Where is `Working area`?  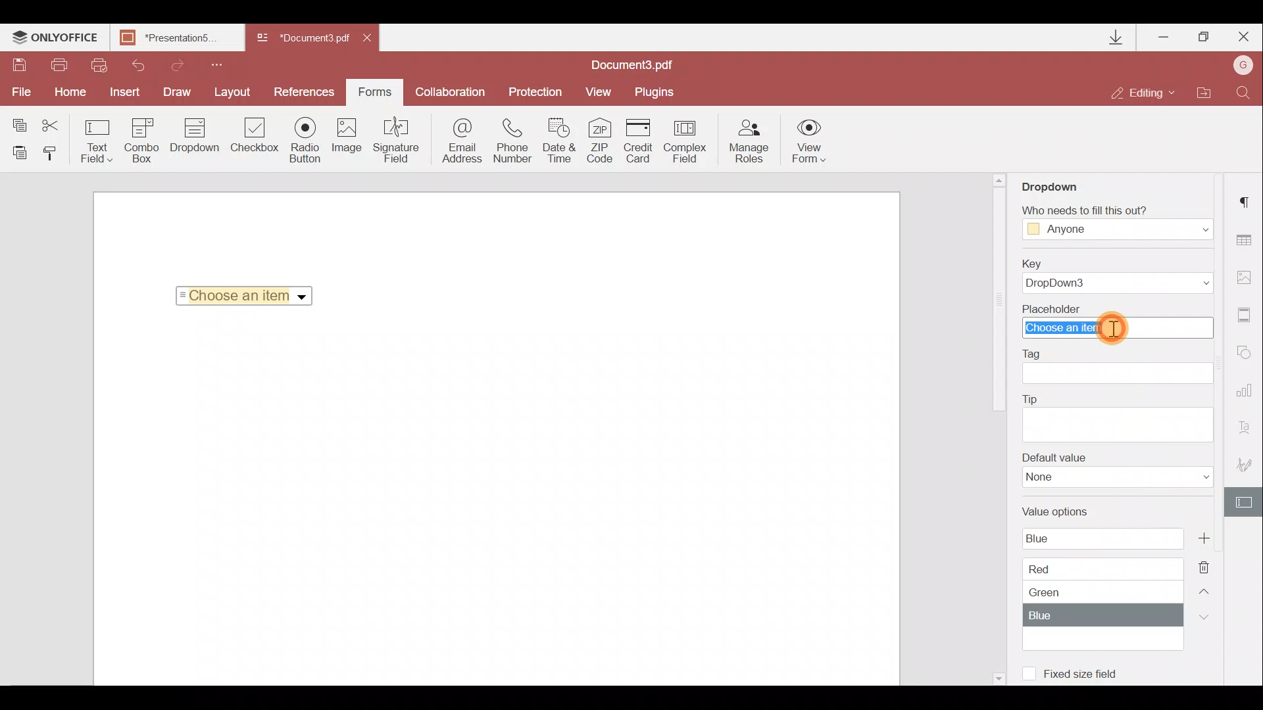 Working area is located at coordinates (495, 502).